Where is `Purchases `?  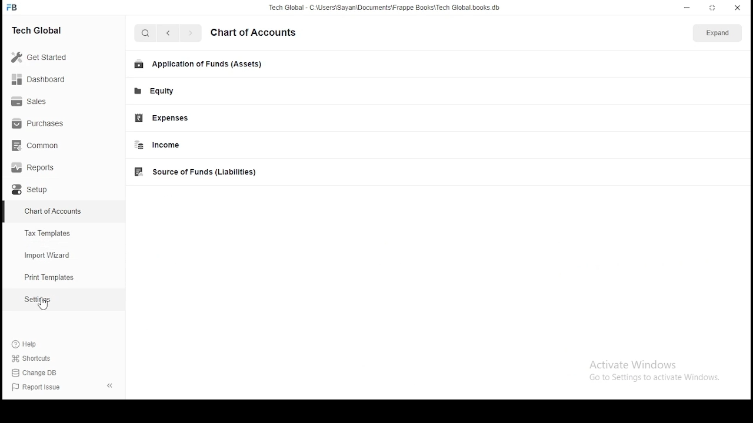
Purchases  is located at coordinates (47, 126).